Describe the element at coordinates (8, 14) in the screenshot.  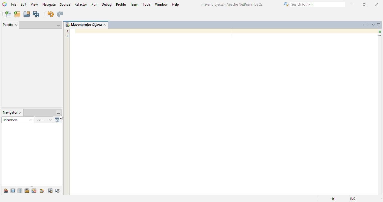
I see `new file` at that location.